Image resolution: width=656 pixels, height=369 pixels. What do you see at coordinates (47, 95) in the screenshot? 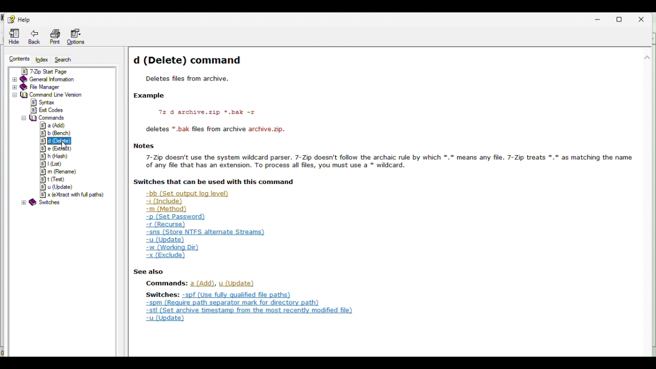
I see `command line` at bounding box center [47, 95].